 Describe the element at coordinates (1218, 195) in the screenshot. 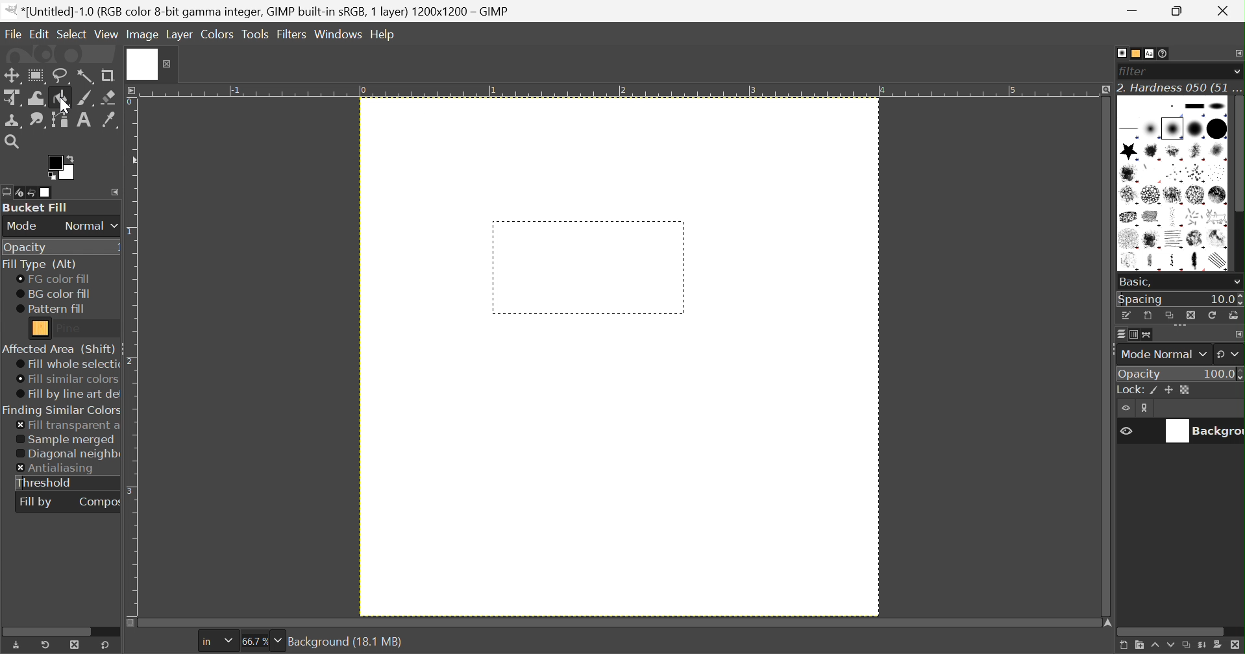

I see `Chalk 03` at that location.